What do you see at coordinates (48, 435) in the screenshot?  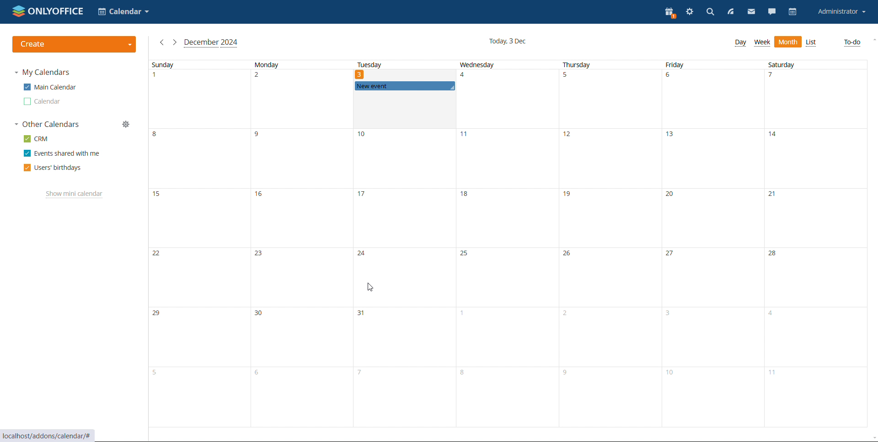 I see `address` at bounding box center [48, 435].